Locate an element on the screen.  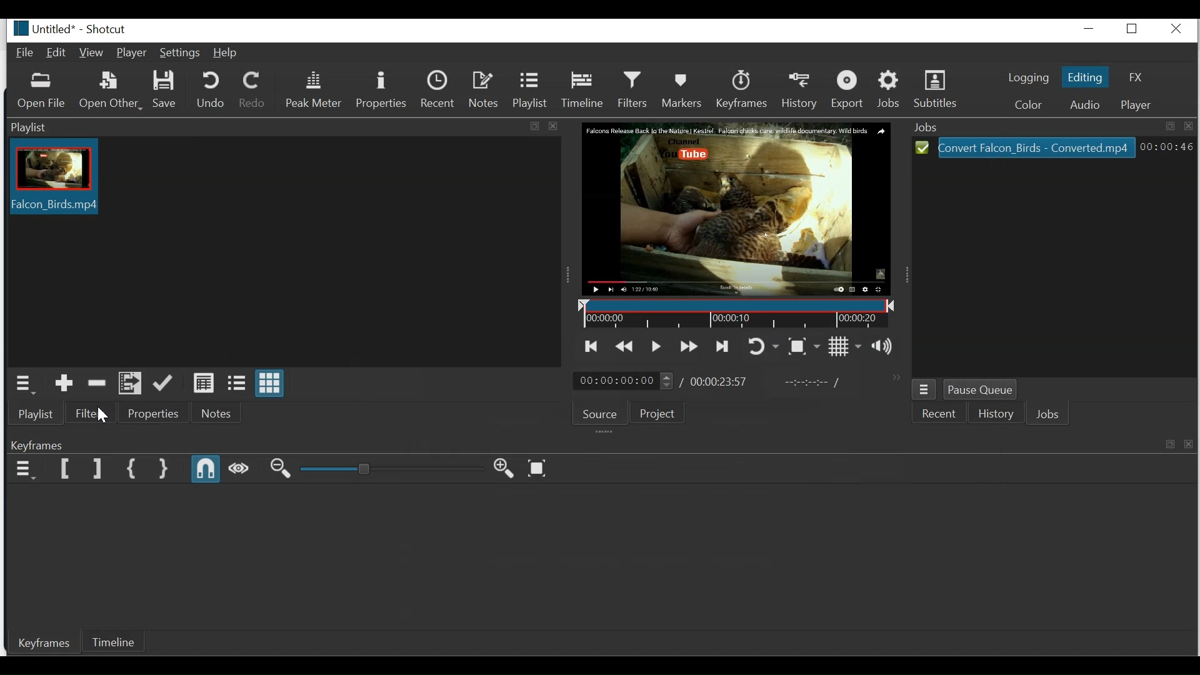
Pause Queue is located at coordinates (980, 389).